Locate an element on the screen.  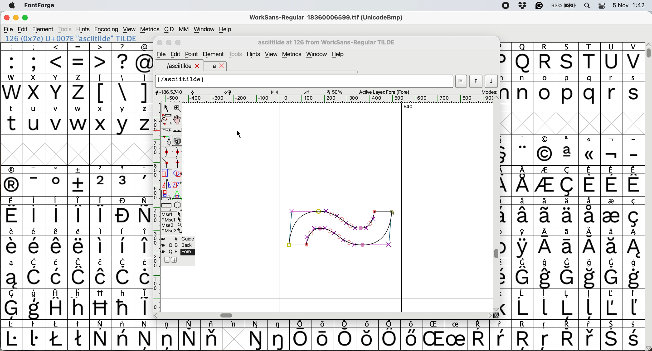
symbol is located at coordinates (501, 335).